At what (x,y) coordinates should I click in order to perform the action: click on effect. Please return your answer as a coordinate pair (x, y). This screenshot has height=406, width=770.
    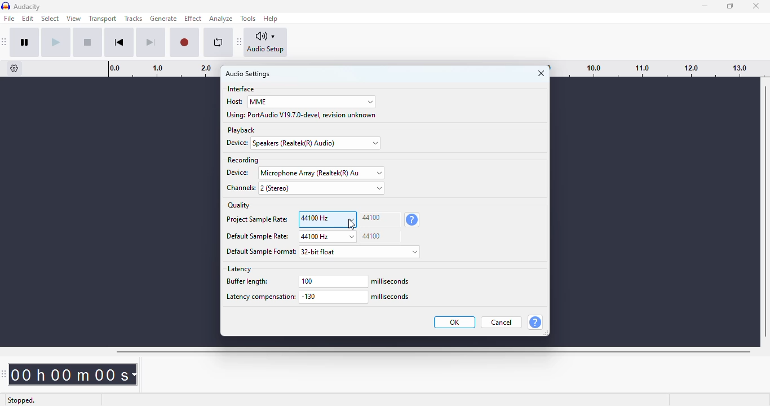
    Looking at the image, I should click on (193, 19).